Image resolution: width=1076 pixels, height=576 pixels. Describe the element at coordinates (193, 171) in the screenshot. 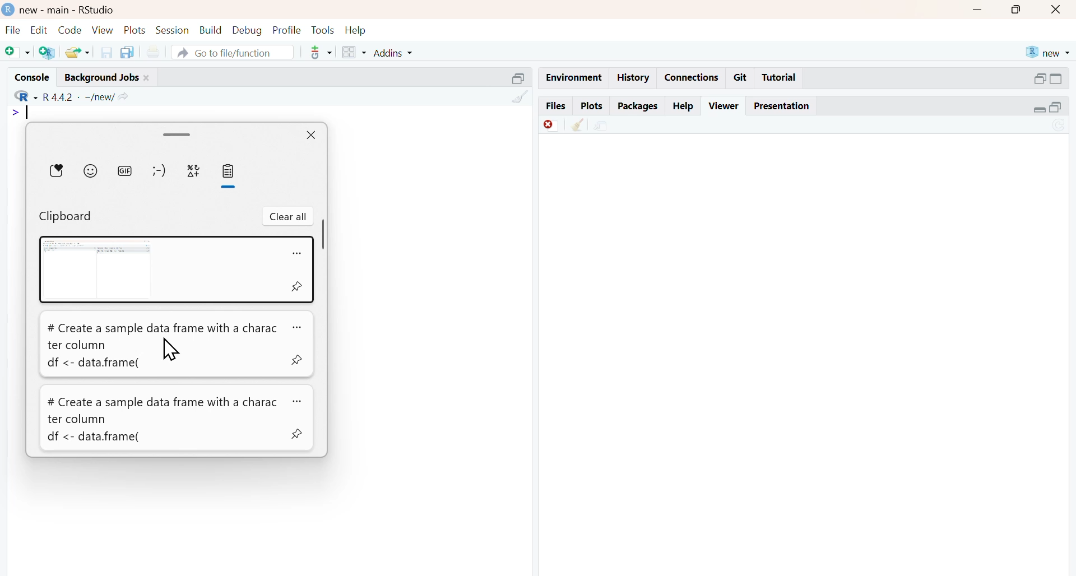

I see `symbols` at that location.